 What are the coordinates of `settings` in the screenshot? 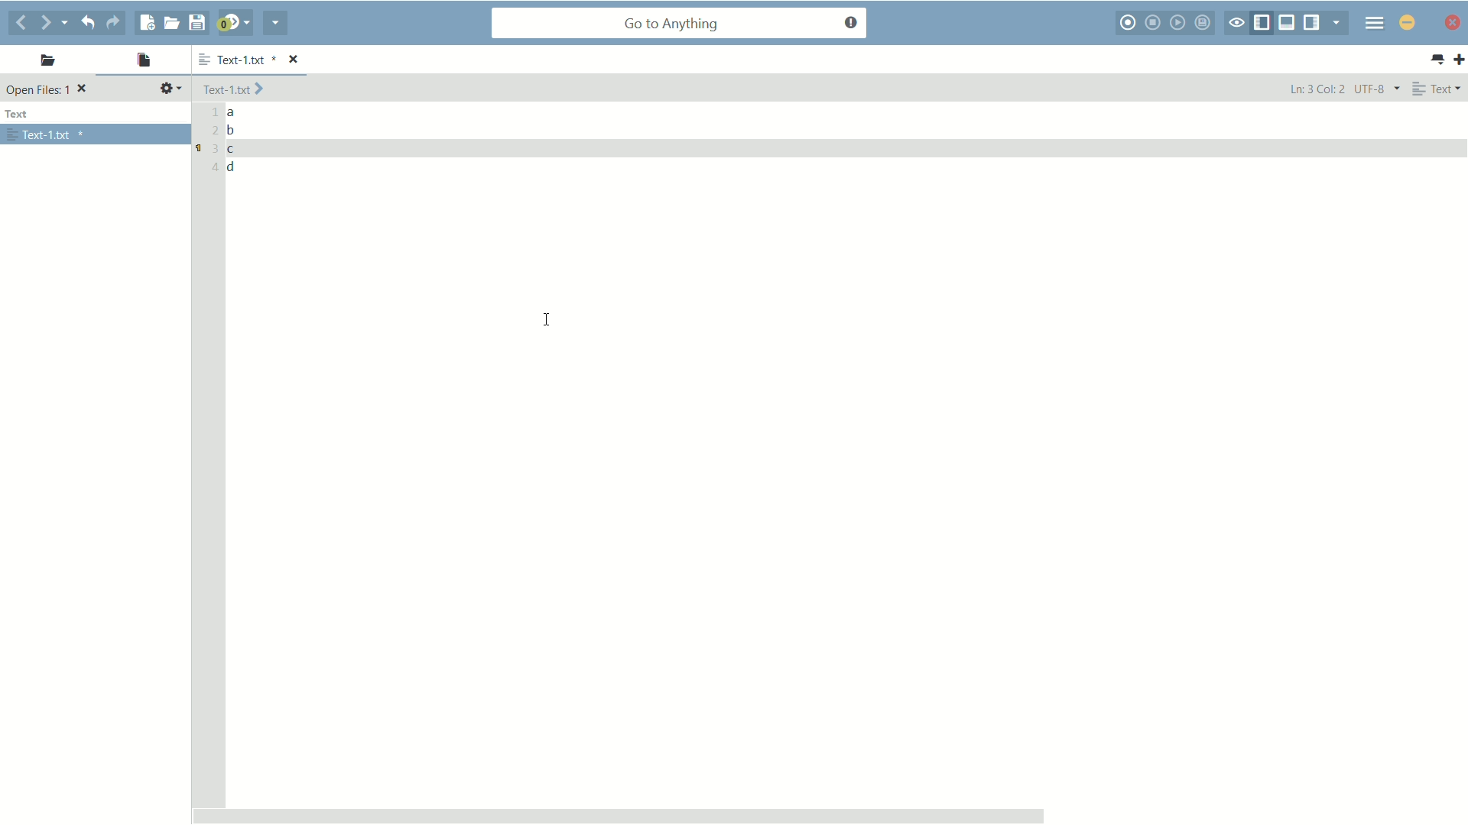 It's located at (171, 89).